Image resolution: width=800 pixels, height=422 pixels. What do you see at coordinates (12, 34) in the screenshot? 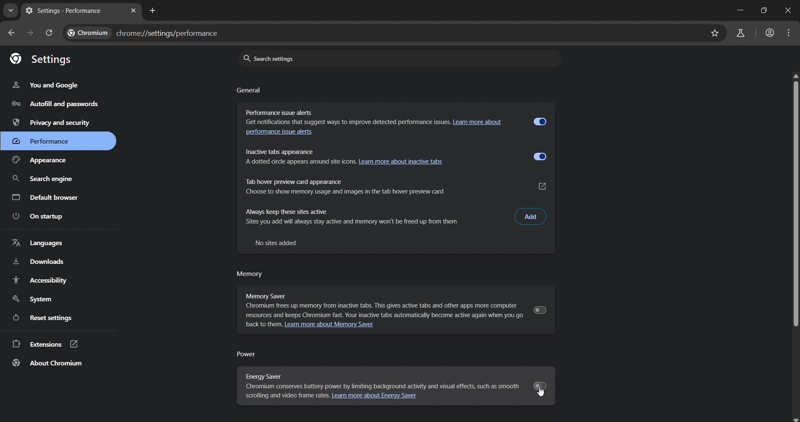
I see `go back one page` at bounding box center [12, 34].